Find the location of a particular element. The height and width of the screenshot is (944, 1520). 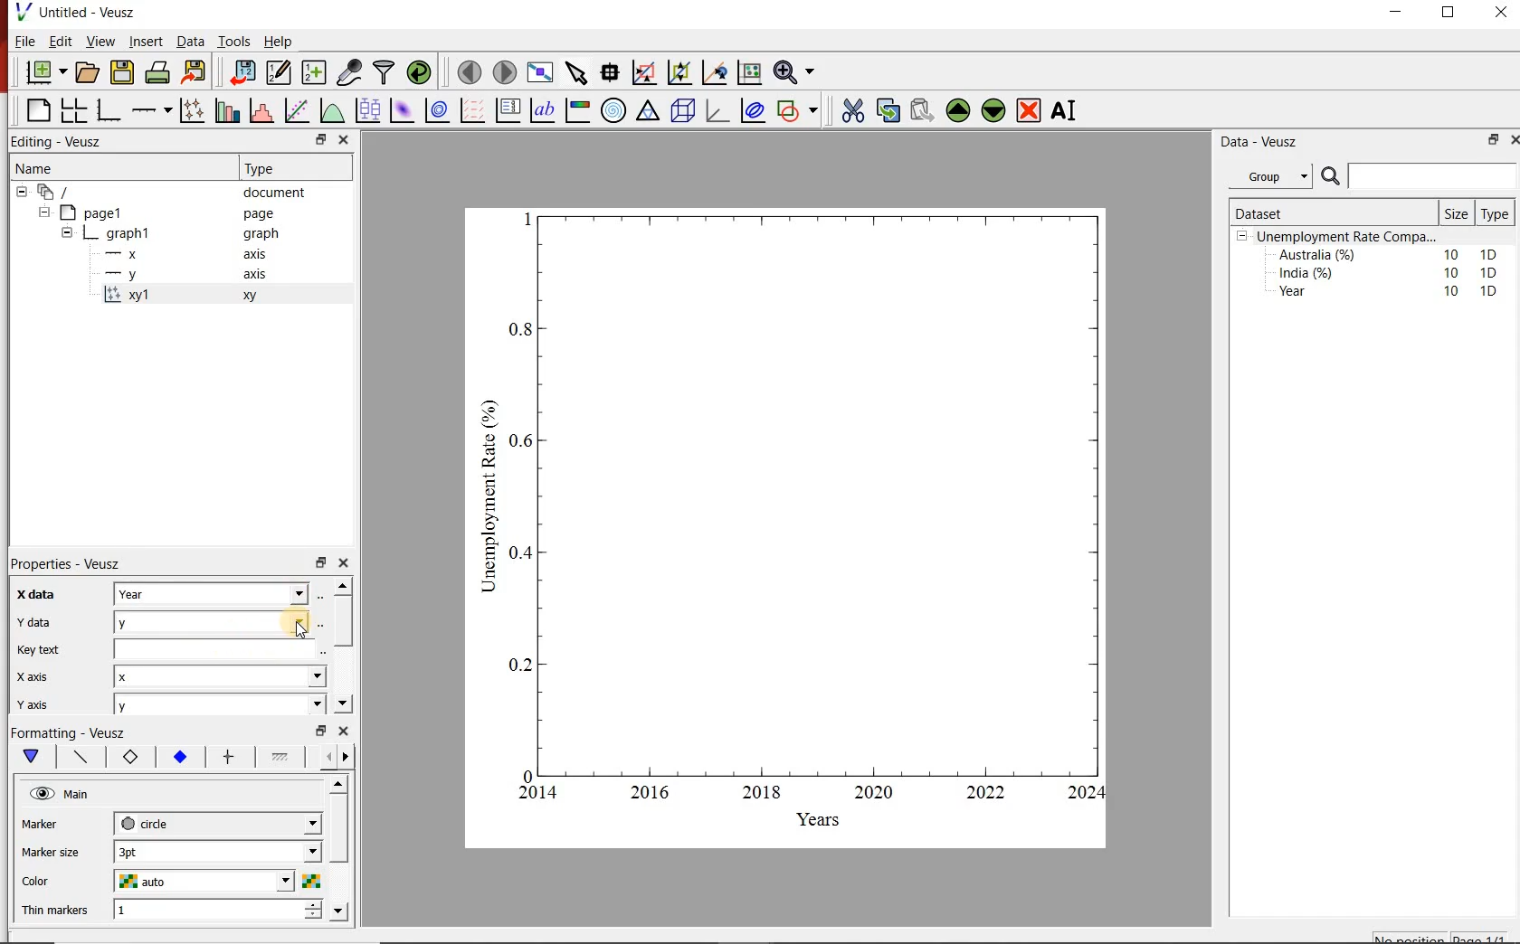

close is located at coordinates (345, 139).